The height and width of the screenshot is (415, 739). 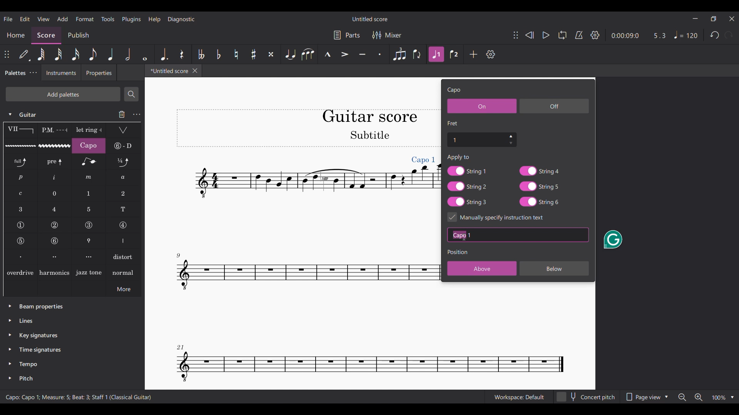 I want to click on Plugins menu, so click(x=132, y=20).